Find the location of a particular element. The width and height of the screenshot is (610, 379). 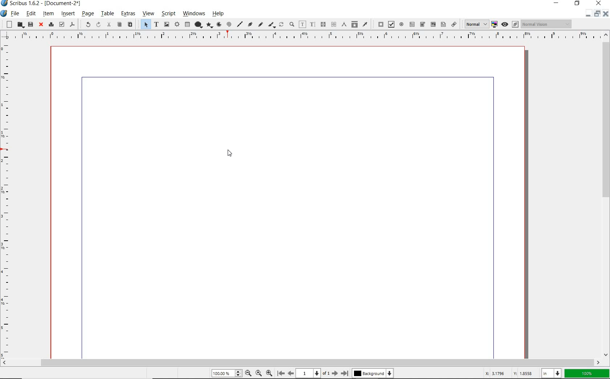

calligraphic line is located at coordinates (272, 25).